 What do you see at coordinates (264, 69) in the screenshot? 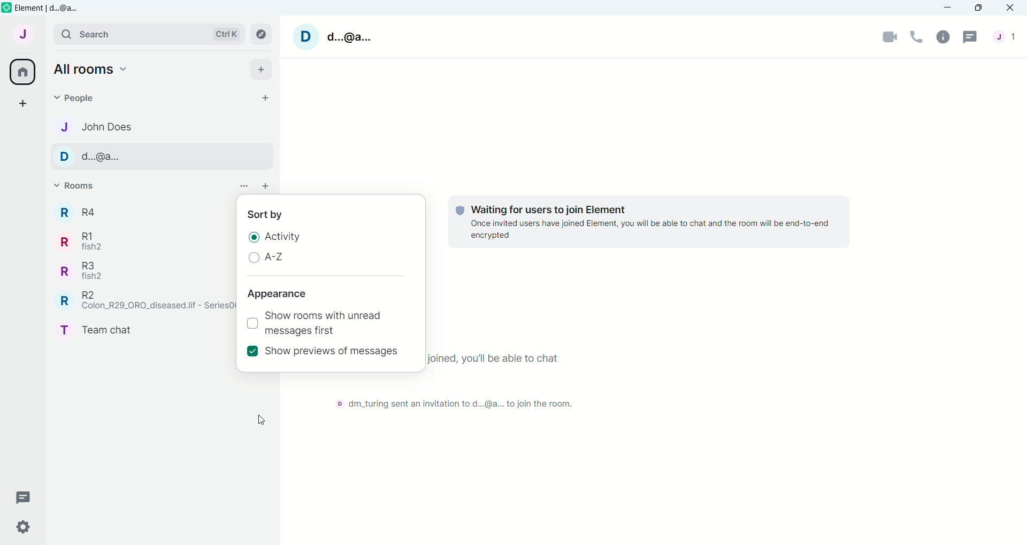
I see `add` at bounding box center [264, 69].